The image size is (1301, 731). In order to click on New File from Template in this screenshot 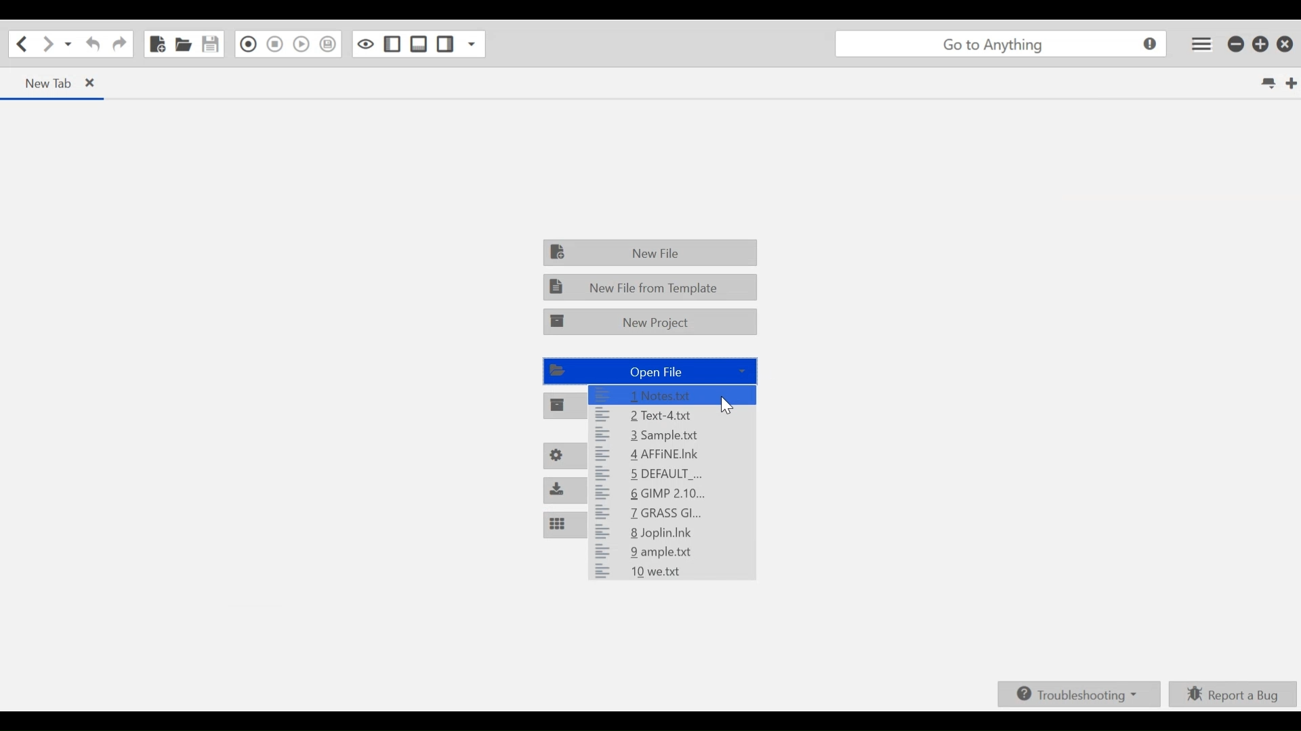, I will do `click(648, 287)`.